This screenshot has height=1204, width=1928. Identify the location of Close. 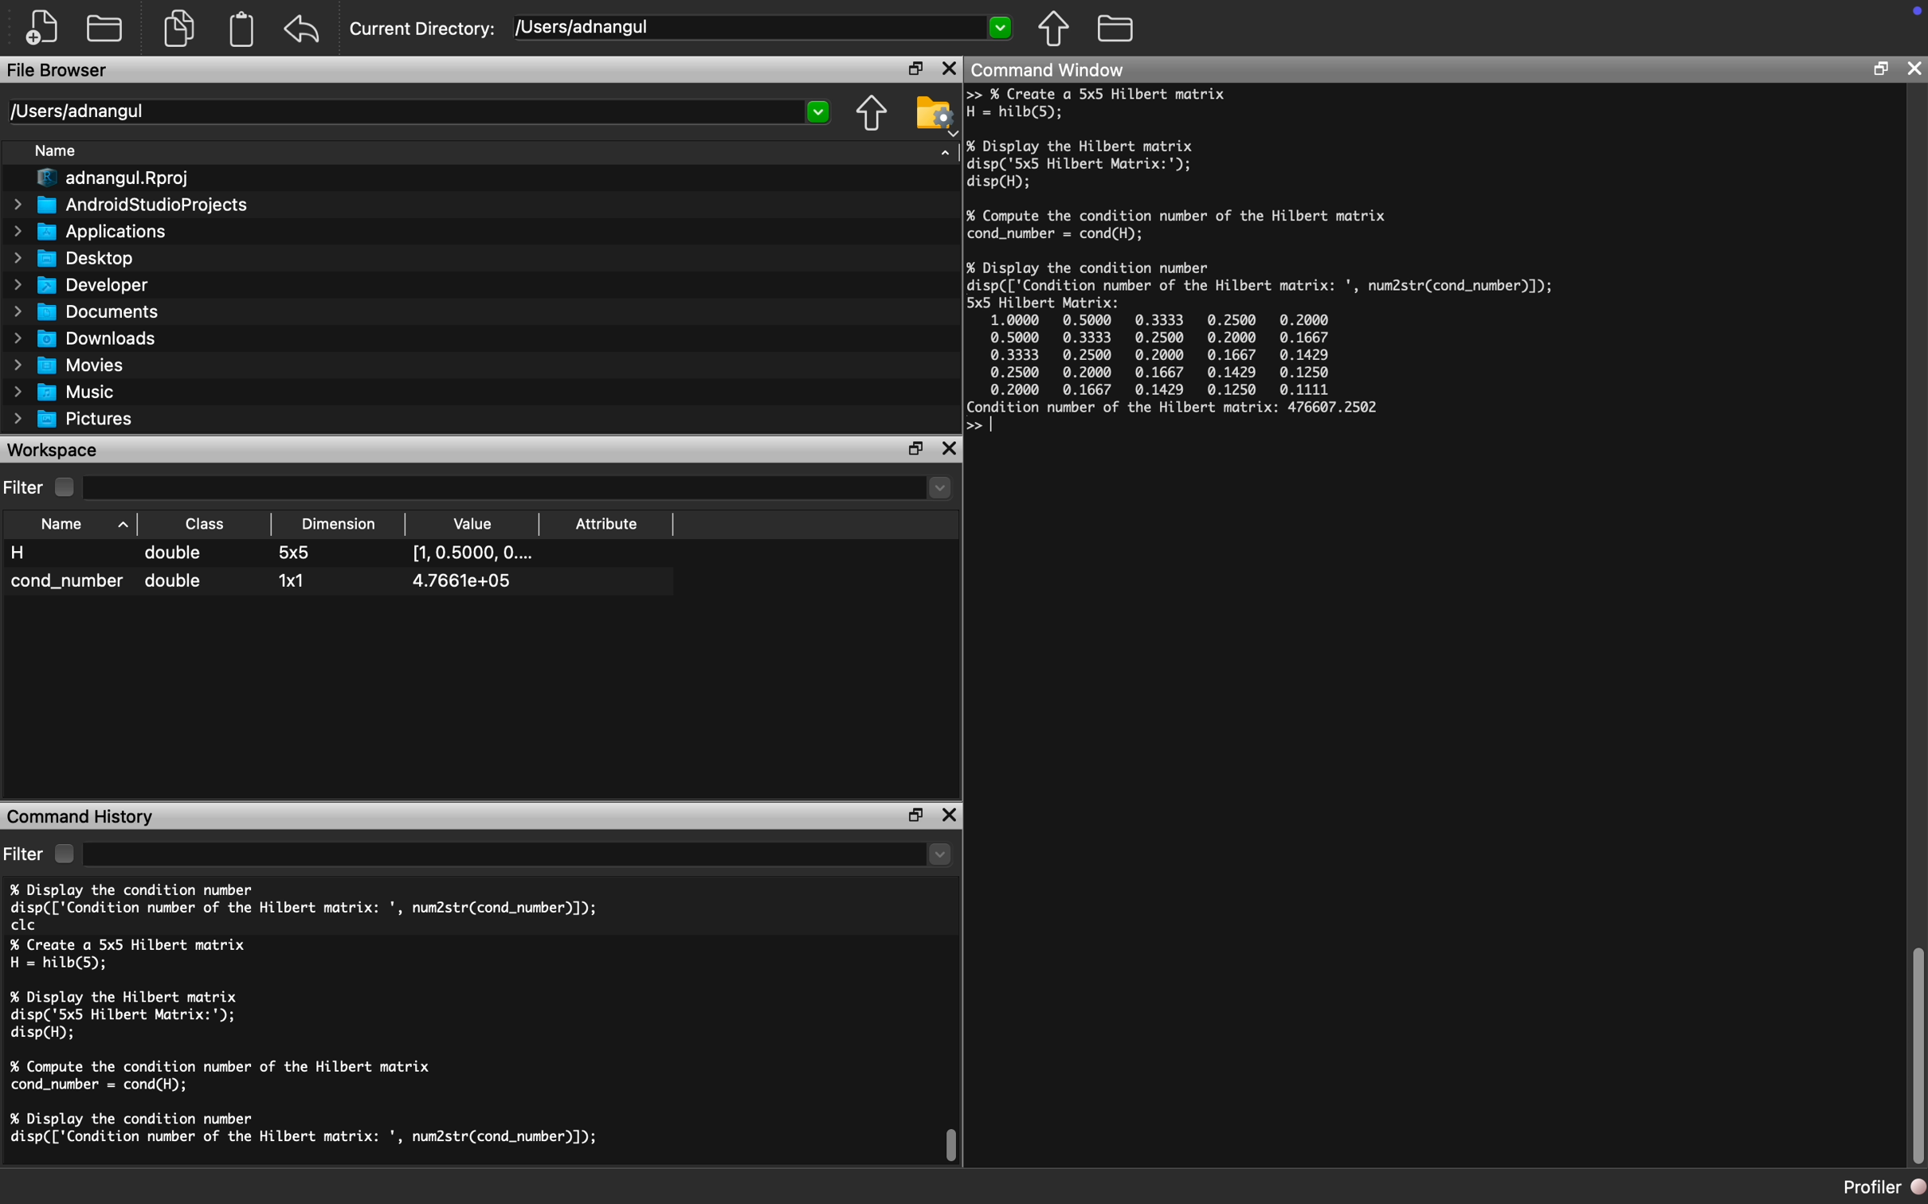
(949, 819).